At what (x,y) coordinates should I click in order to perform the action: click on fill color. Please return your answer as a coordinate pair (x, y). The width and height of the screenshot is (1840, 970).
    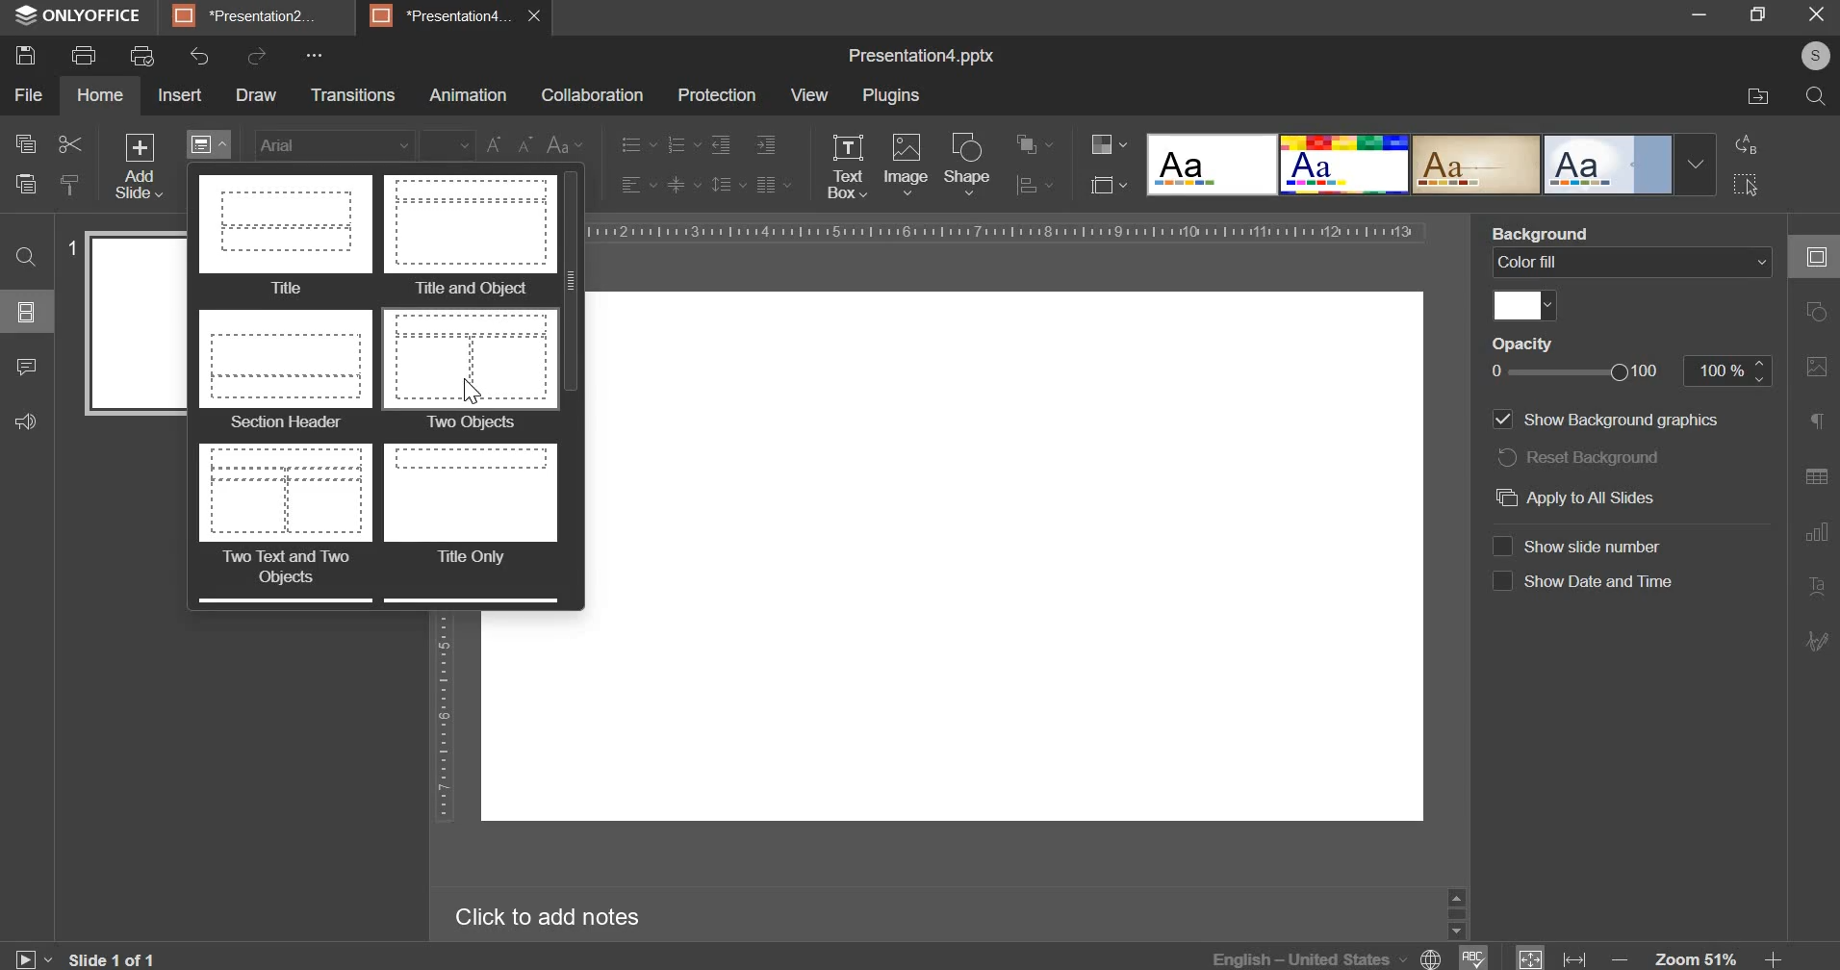
    Looking at the image, I should click on (1524, 306).